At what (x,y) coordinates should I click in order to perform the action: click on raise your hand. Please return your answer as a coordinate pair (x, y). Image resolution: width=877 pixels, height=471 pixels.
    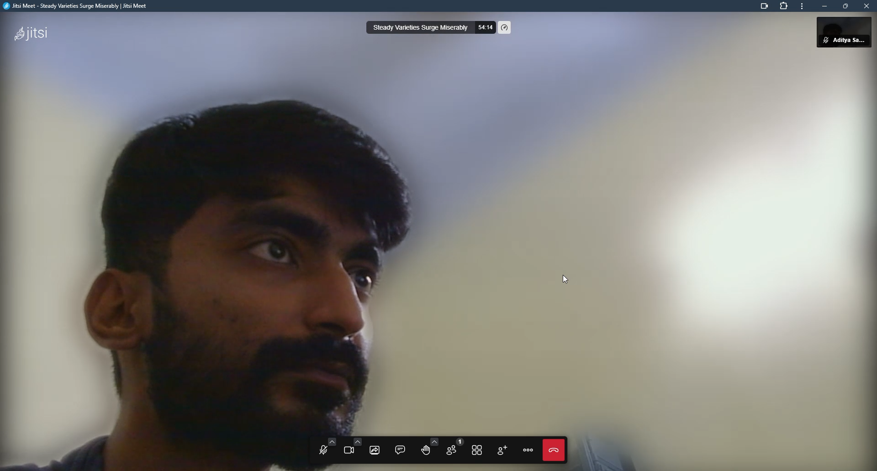
    Looking at the image, I should click on (425, 447).